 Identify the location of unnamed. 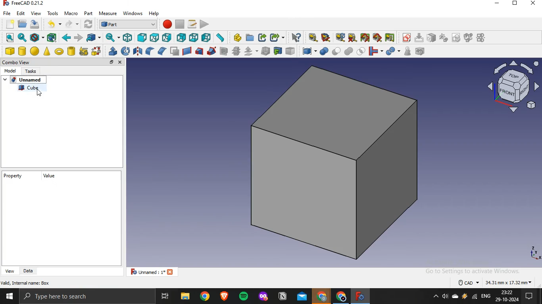
(28, 80).